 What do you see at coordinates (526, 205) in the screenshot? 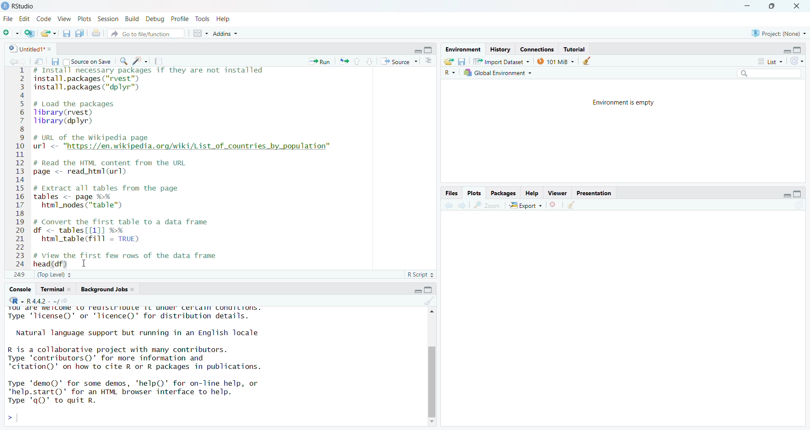
I see `Export` at bounding box center [526, 205].